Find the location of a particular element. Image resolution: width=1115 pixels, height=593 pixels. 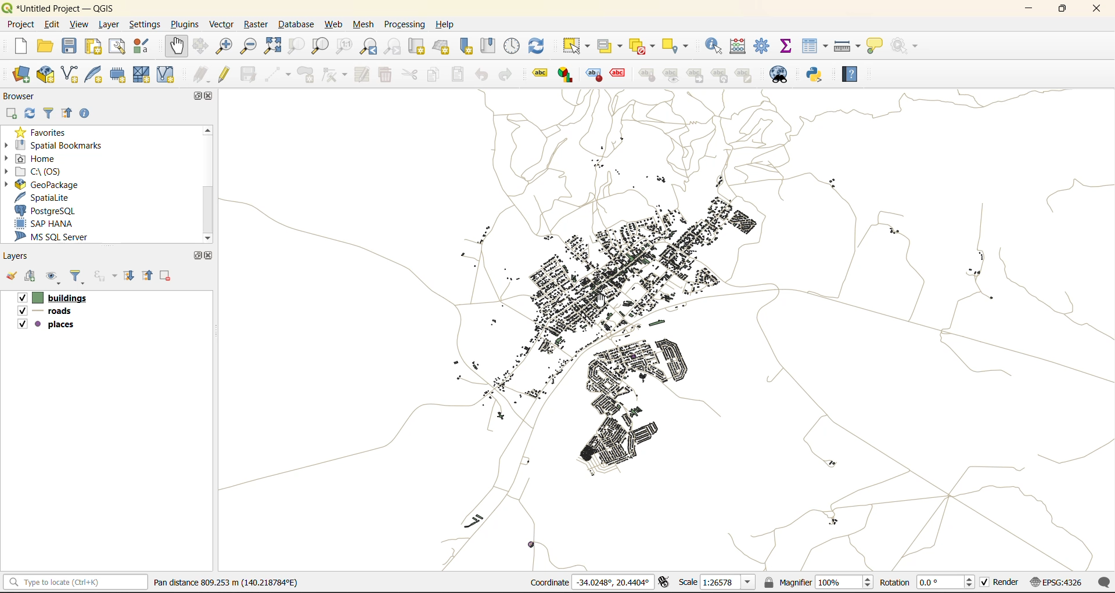

attributes table is located at coordinates (815, 48).